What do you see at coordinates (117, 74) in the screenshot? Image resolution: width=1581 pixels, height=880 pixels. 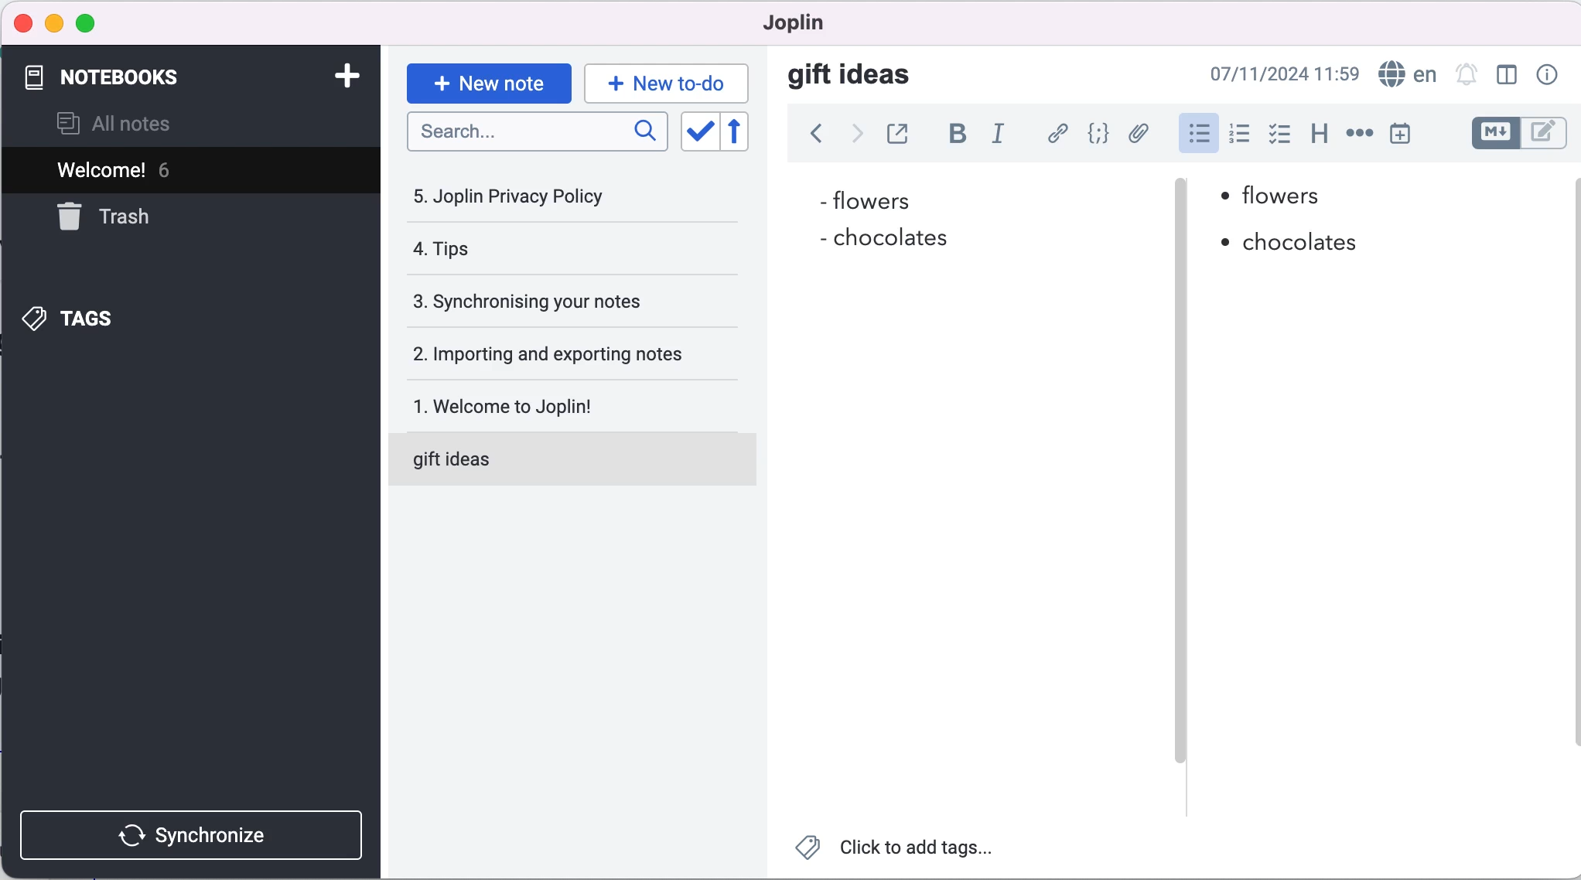 I see `notebooks` at bounding box center [117, 74].